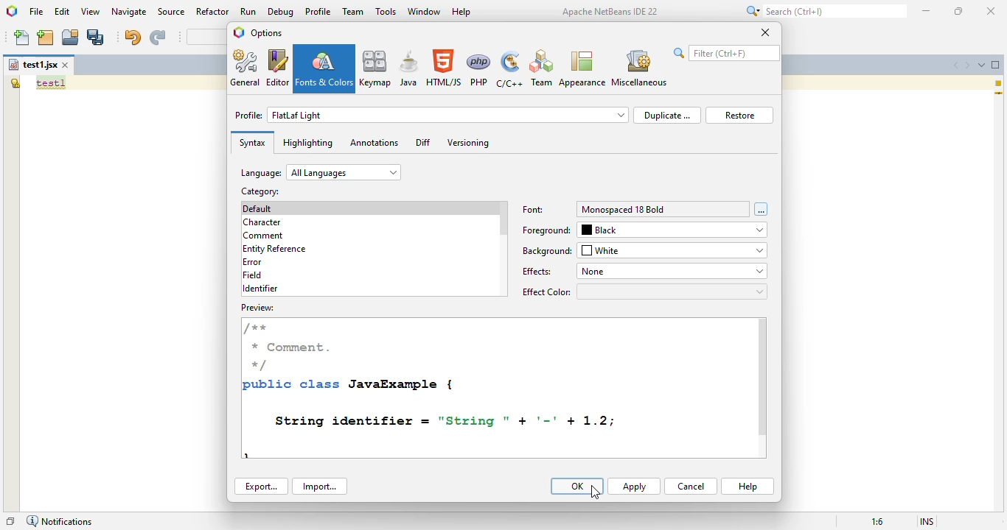 The height and width of the screenshot is (530, 1007). Describe the element at coordinates (278, 68) in the screenshot. I see `editor` at that location.